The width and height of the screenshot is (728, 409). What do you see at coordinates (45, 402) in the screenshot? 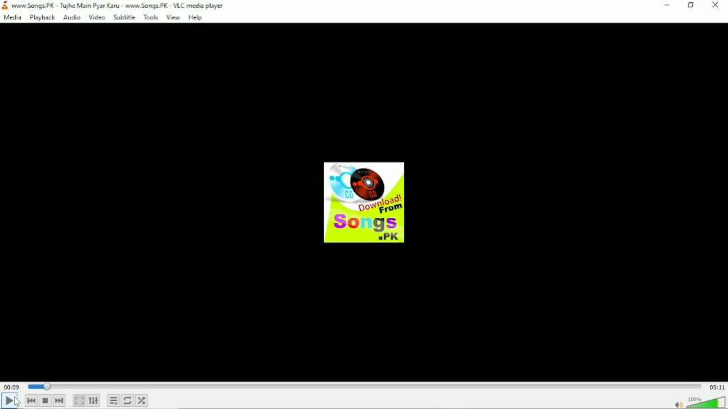
I see `Stop playback` at bounding box center [45, 402].